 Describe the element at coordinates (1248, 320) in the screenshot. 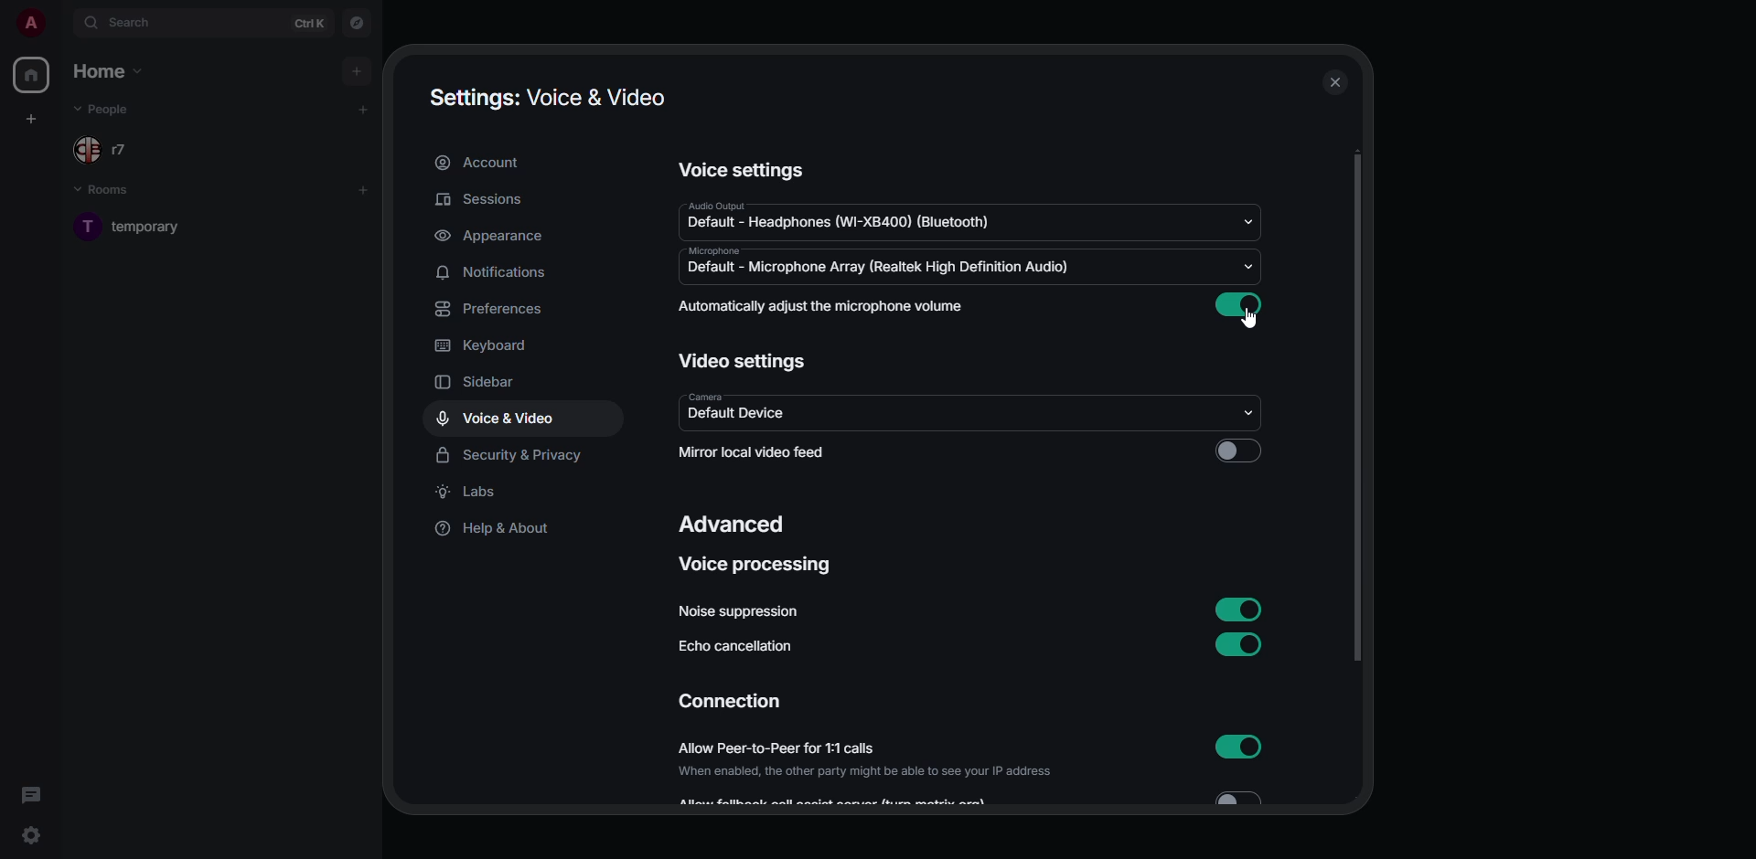

I see `cursor` at that location.